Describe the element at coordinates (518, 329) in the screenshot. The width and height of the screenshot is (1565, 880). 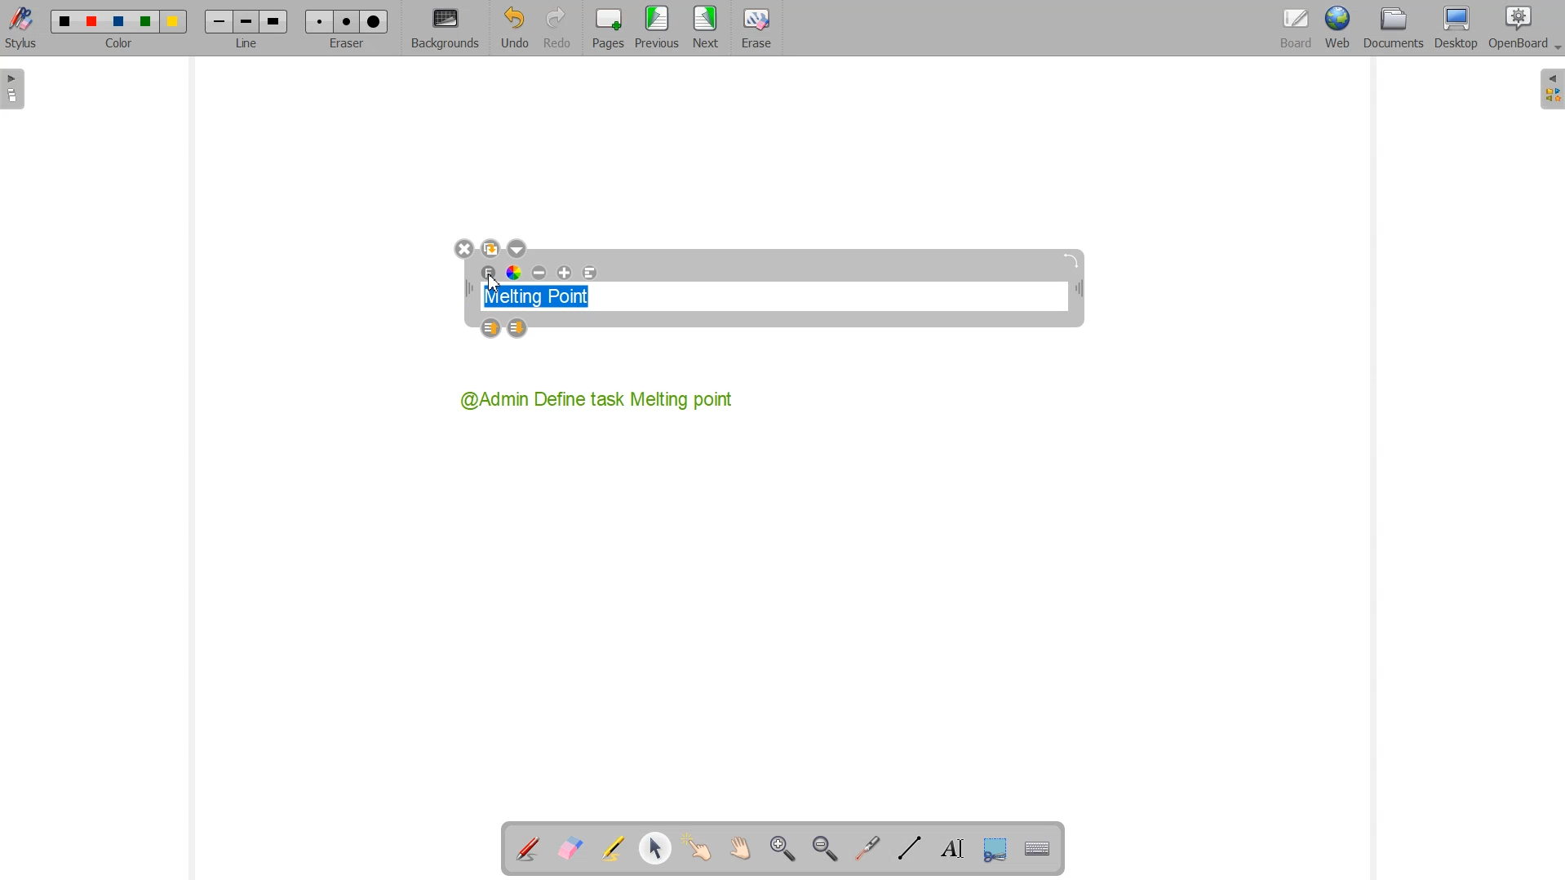
I see `Layer down` at that location.